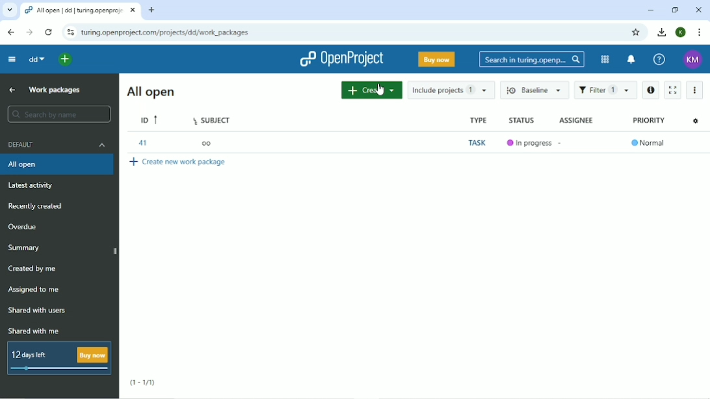 This screenshot has height=399, width=710. Describe the element at coordinates (206, 142) in the screenshot. I see `oo` at that location.